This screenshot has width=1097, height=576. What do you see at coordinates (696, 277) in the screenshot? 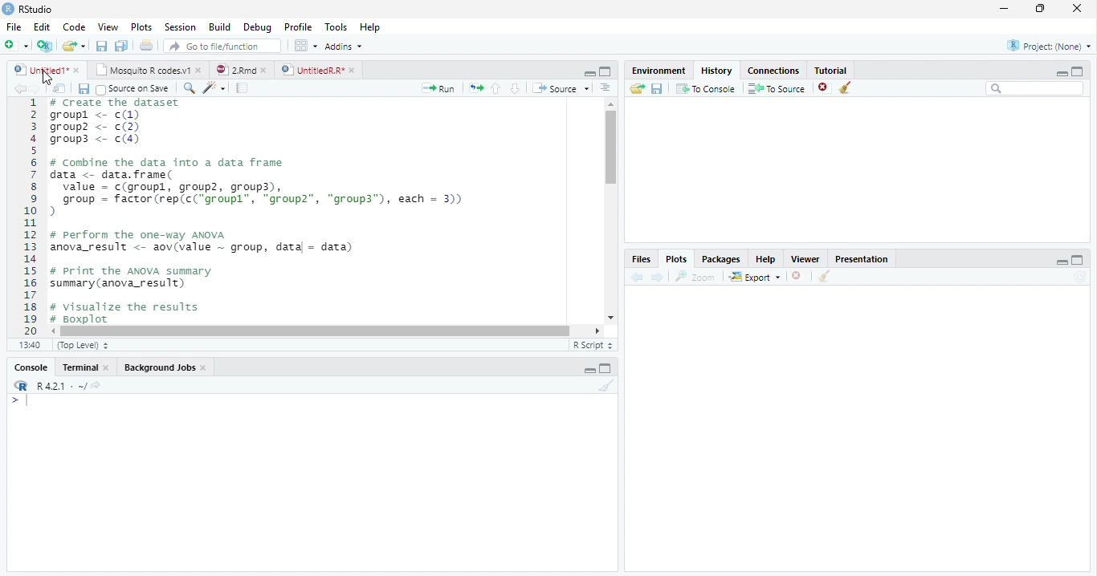
I see `Zoom` at bounding box center [696, 277].